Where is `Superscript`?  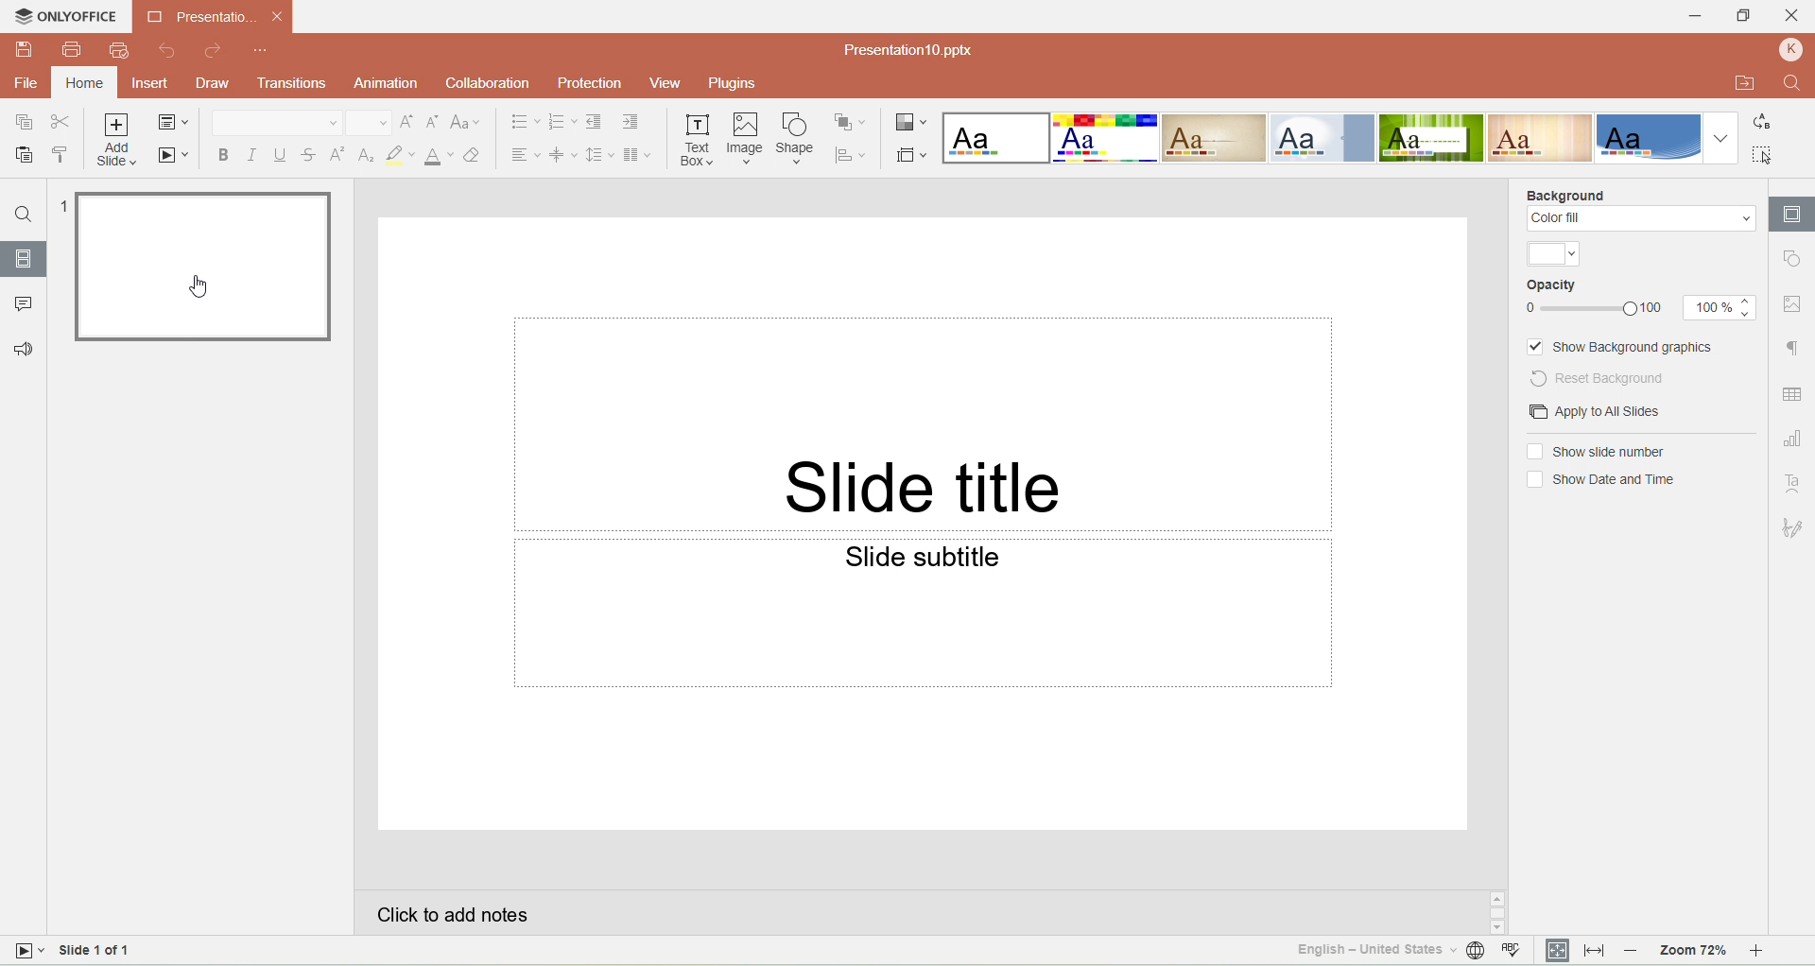
Superscript is located at coordinates (337, 154).